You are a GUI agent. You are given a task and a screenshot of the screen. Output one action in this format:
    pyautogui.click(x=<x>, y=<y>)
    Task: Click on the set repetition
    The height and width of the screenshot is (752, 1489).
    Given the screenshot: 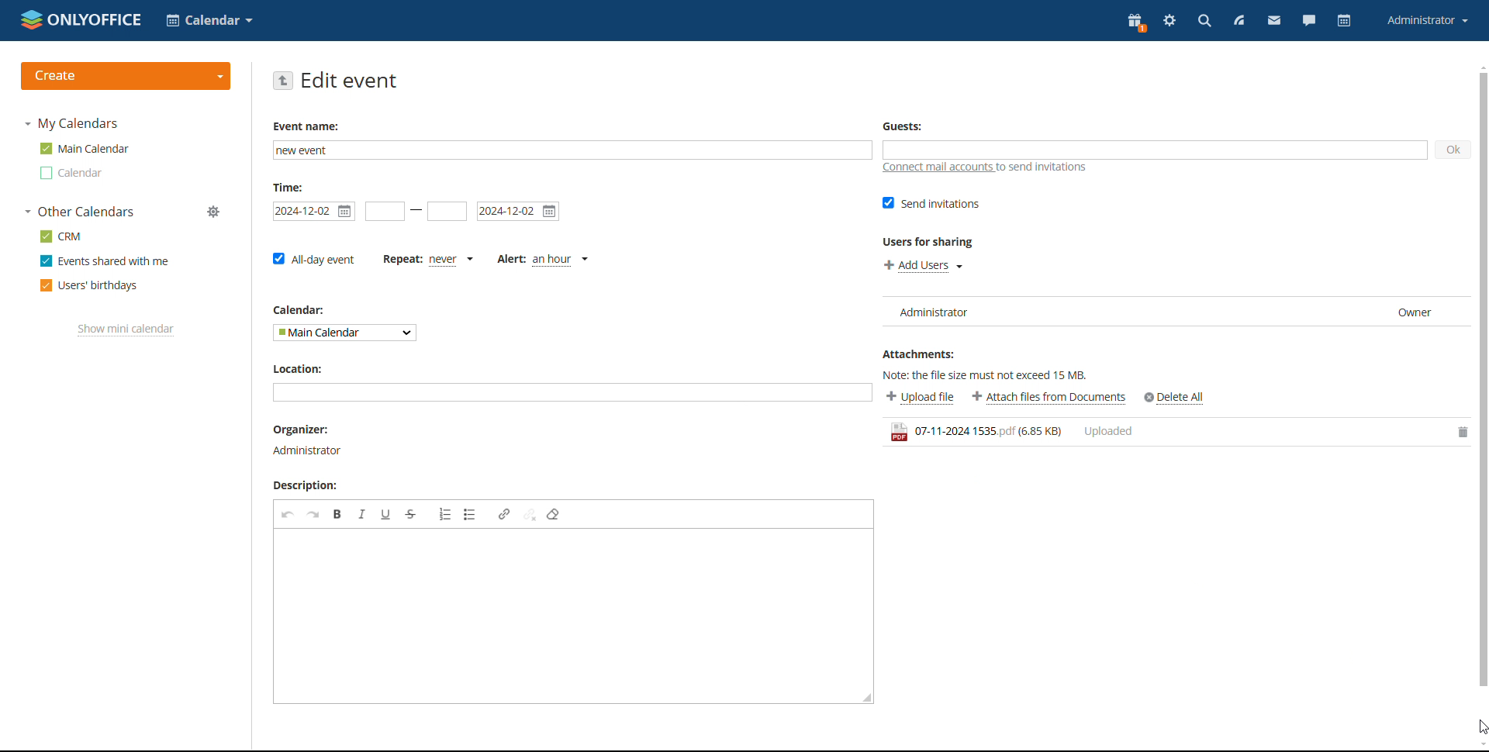 What is the action you would take?
    pyautogui.click(x=427, y=260)
    